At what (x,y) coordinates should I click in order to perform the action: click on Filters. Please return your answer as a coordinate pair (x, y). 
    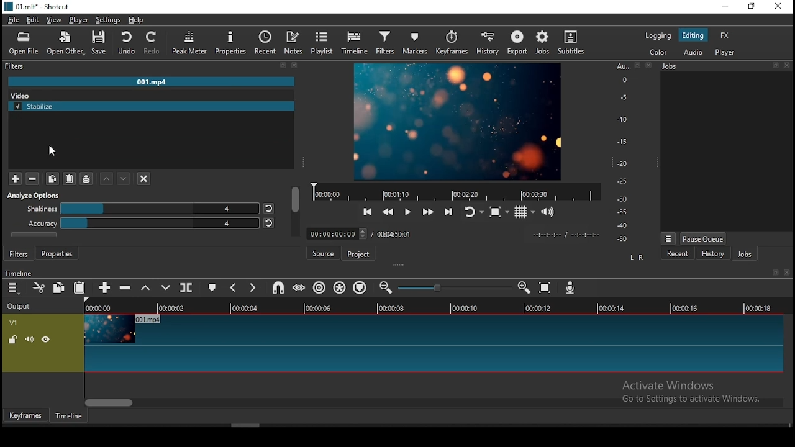
    Looking at the image, I should click on (14, 67).